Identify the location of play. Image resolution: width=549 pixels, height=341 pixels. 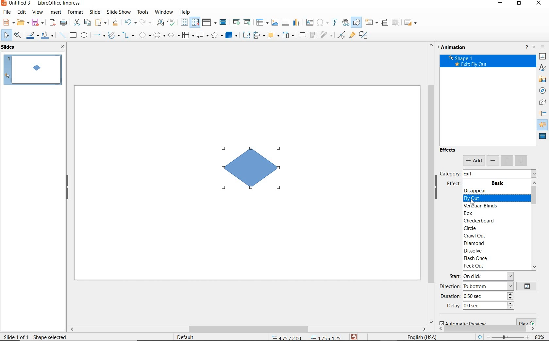
(525, 321).